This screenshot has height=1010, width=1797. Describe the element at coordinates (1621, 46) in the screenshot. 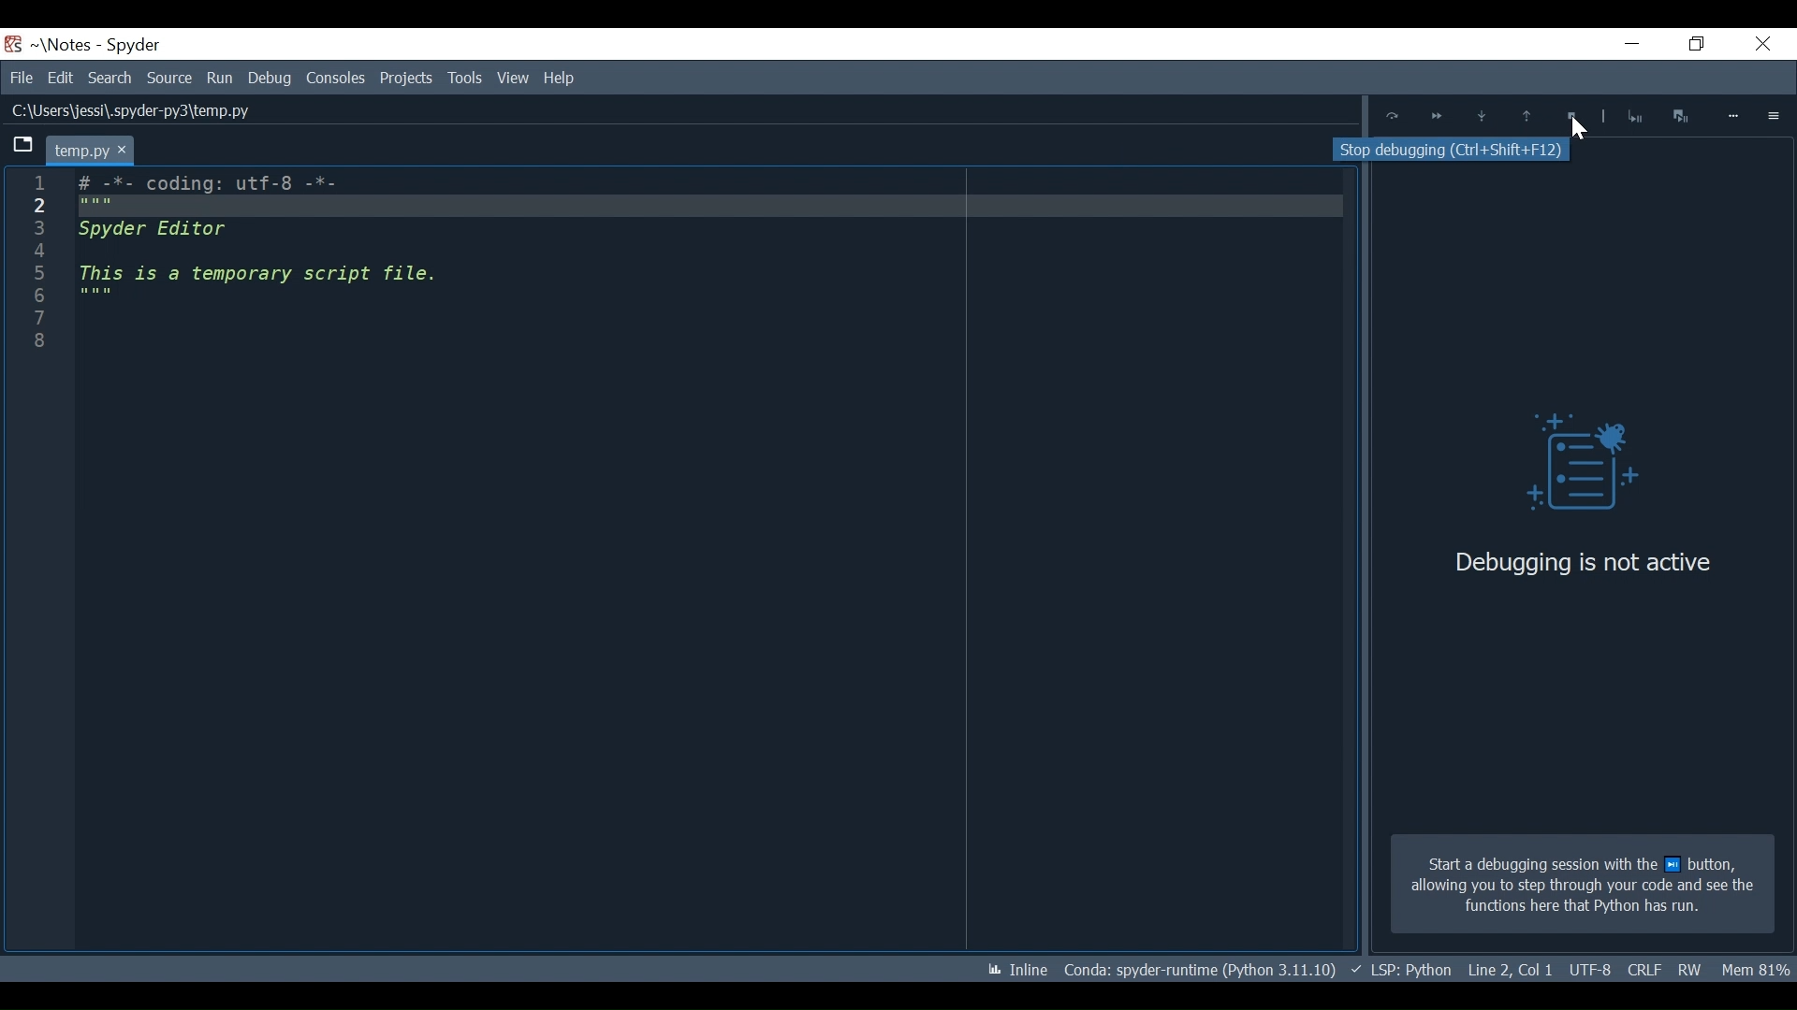

I see `Minimize` at that location.